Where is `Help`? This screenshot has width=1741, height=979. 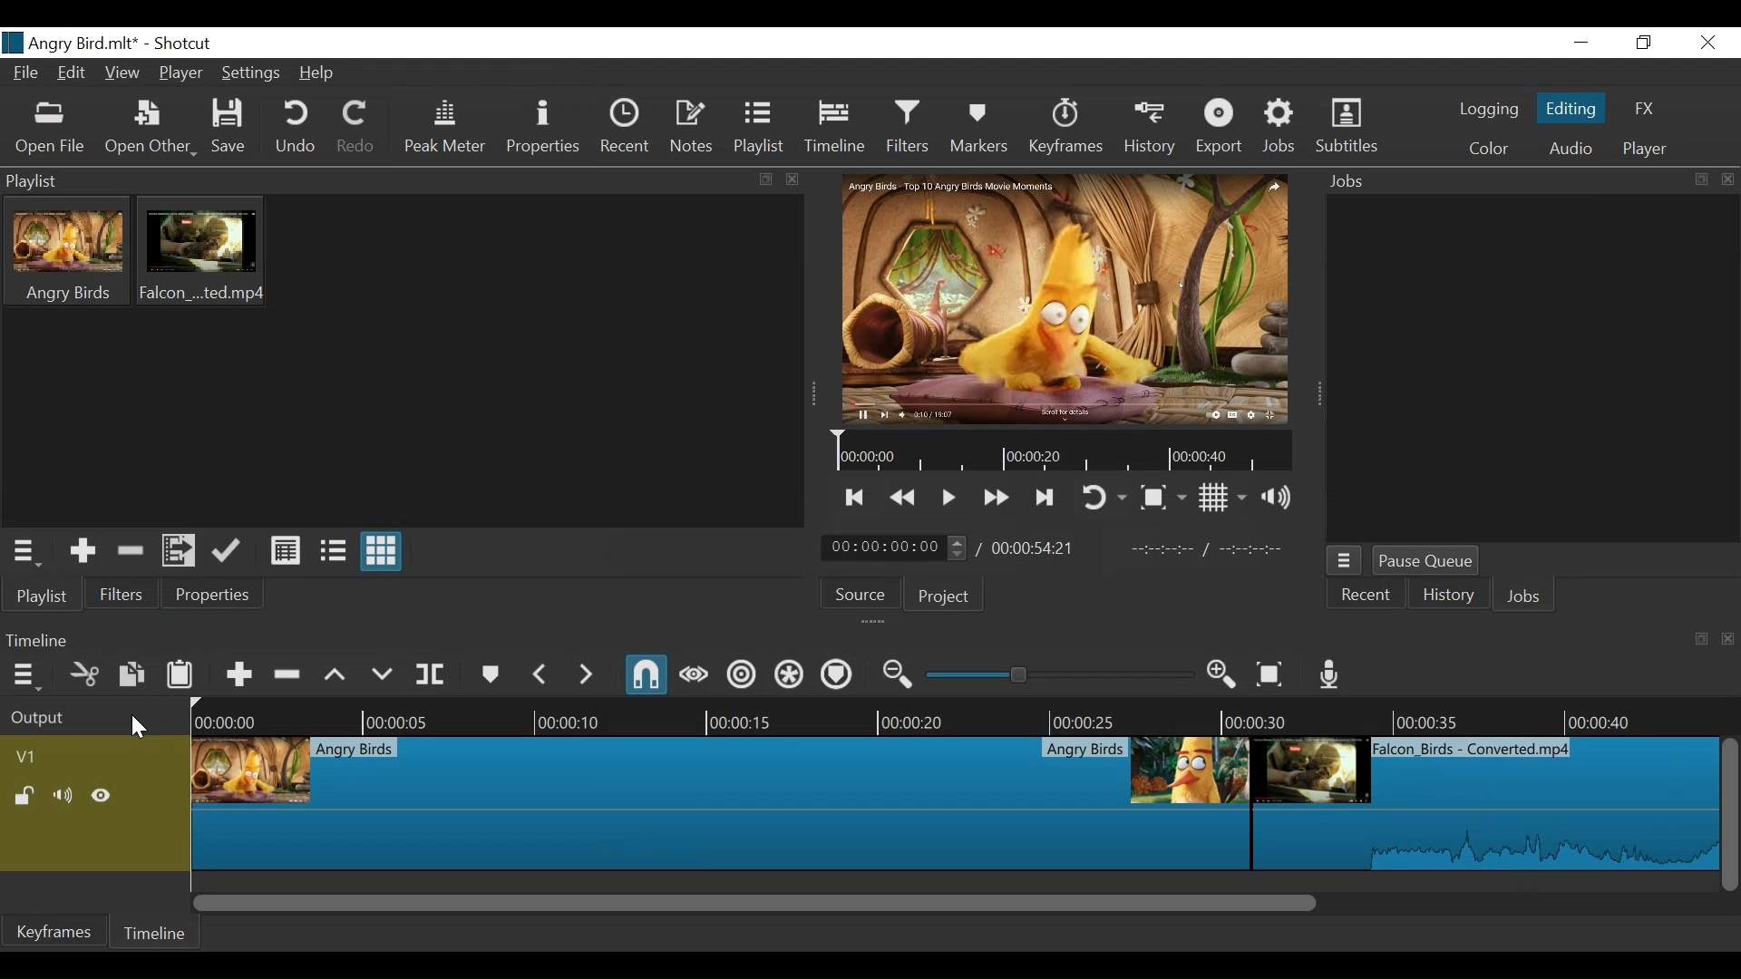 Help is located at coordinates (317, 74).